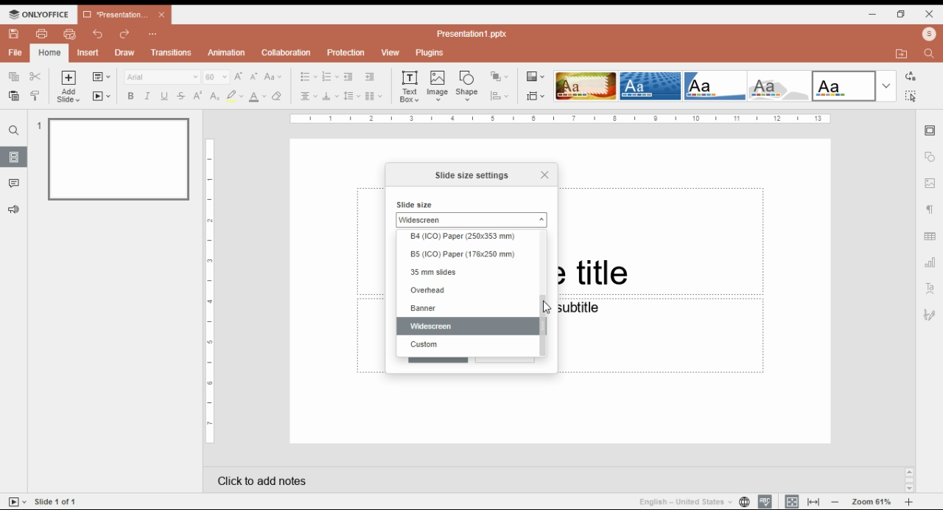  What do you see at coordinates (909, 502) in the screenshot?
I see `zoom in/zoom out` at bounding box center [909, 502].